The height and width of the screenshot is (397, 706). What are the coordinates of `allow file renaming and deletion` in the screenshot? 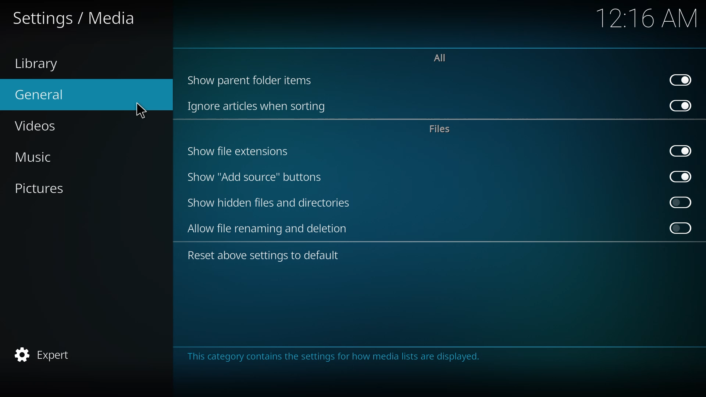 It's located at (269, 229).